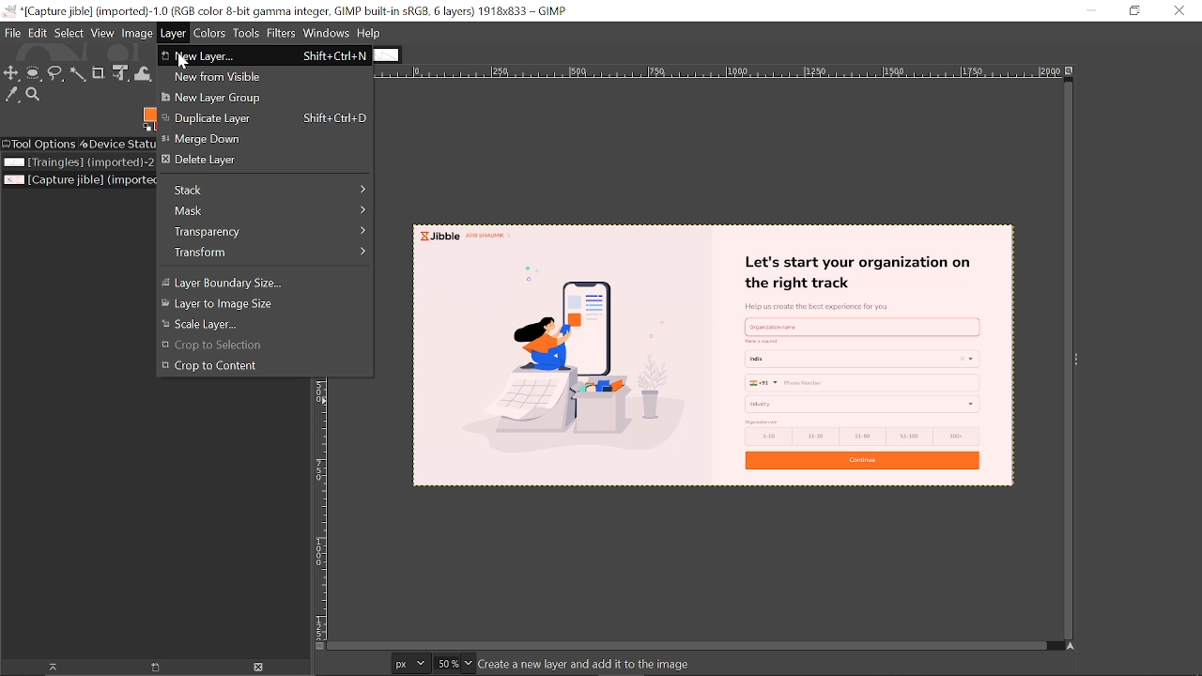 This screenshot has width=1202, height=676. Describe the element at coordinates (321, 512) in the screenshot. I see `Vertical label` at that location.